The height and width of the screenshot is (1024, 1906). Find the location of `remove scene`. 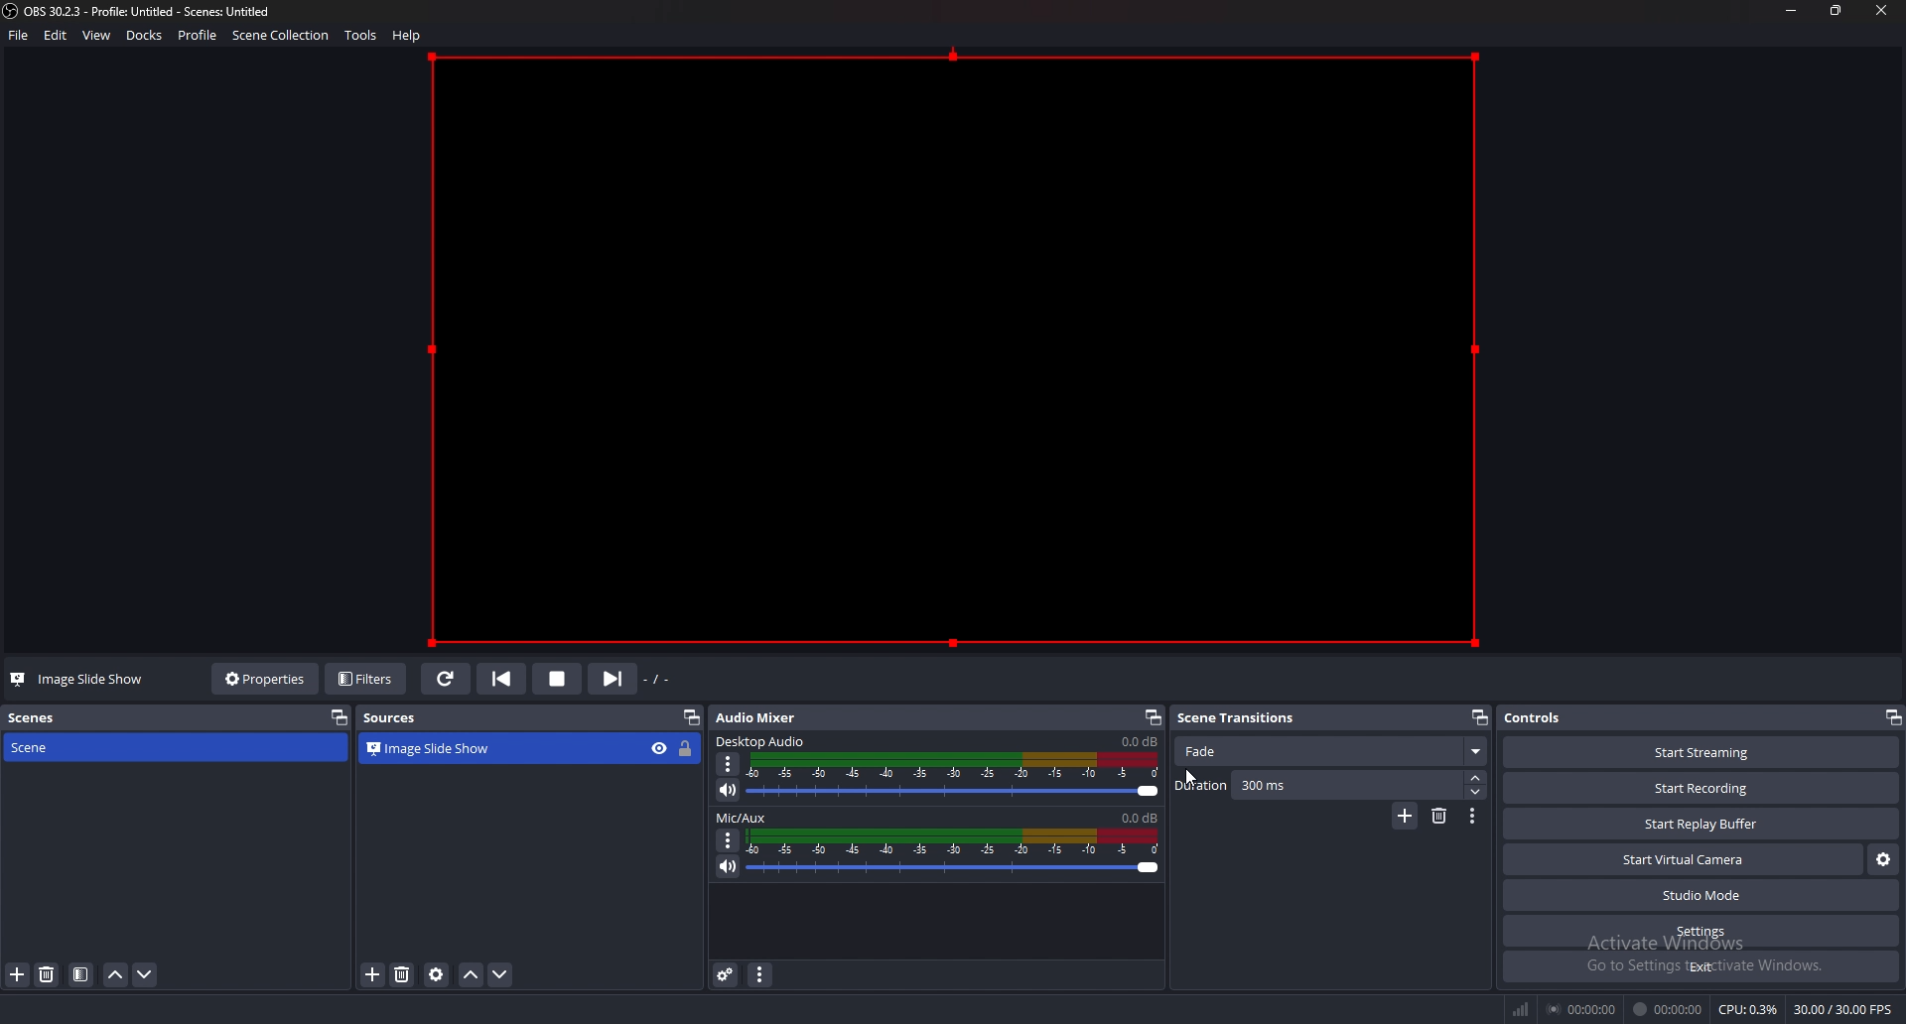

remove scene is located at coordinates (48, 975).